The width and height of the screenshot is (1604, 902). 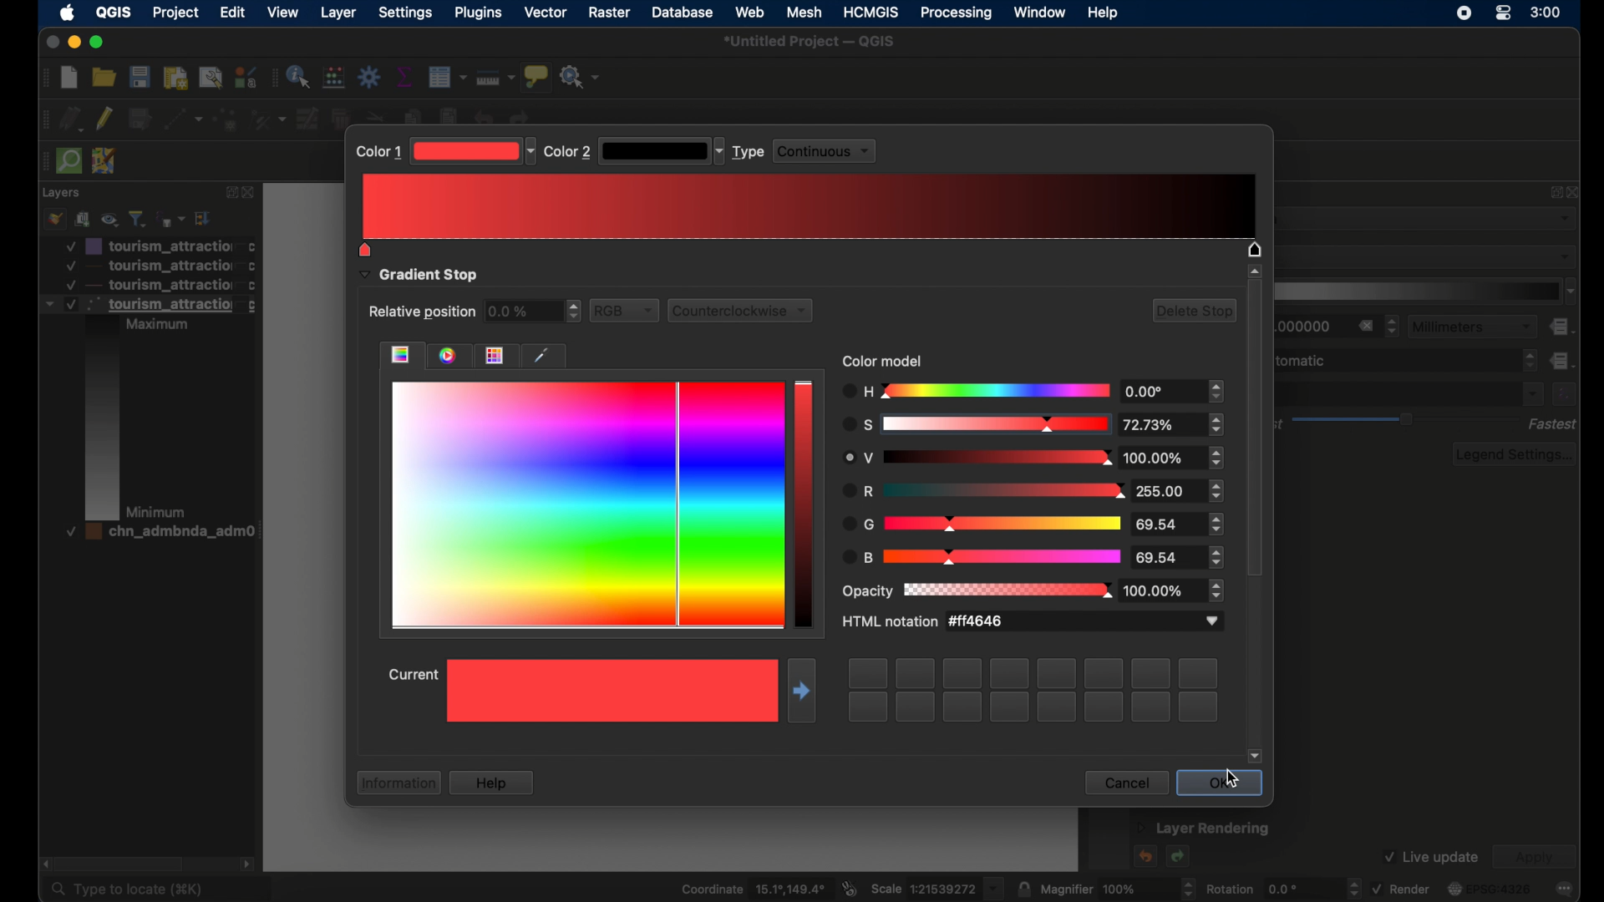 I want to click on render, so click(x=1400, y=888).